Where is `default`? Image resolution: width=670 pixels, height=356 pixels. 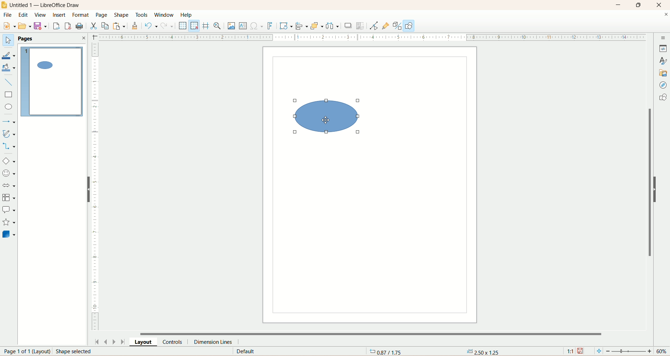 default is located at coordinates (244, 352).